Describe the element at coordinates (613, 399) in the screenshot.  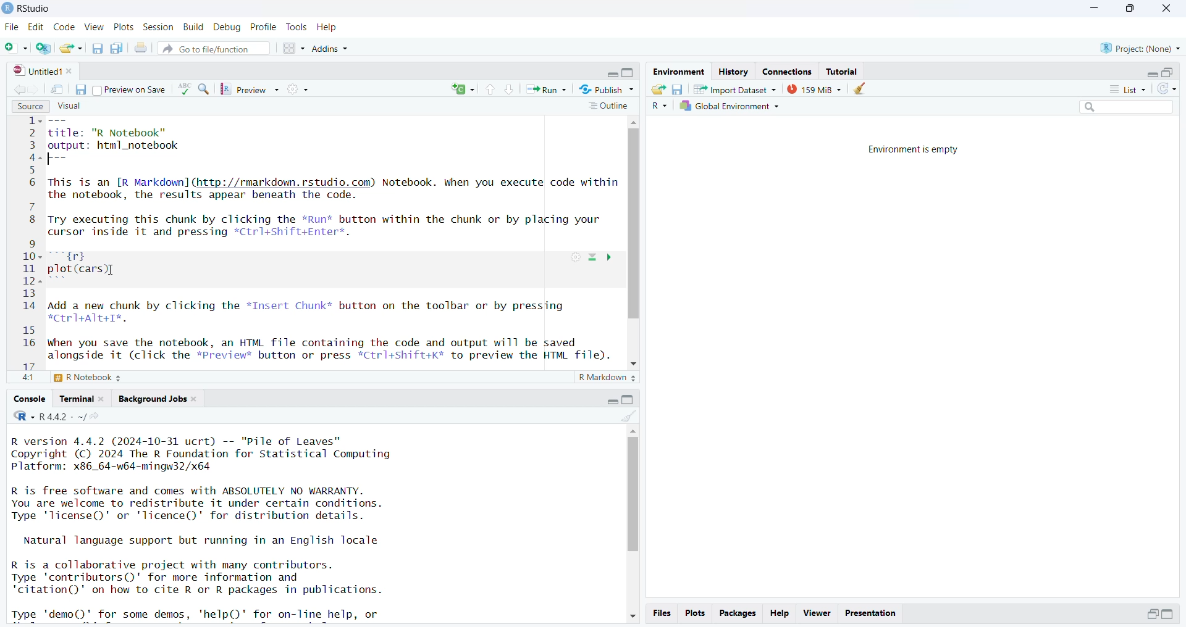
I see `expand` at that location.